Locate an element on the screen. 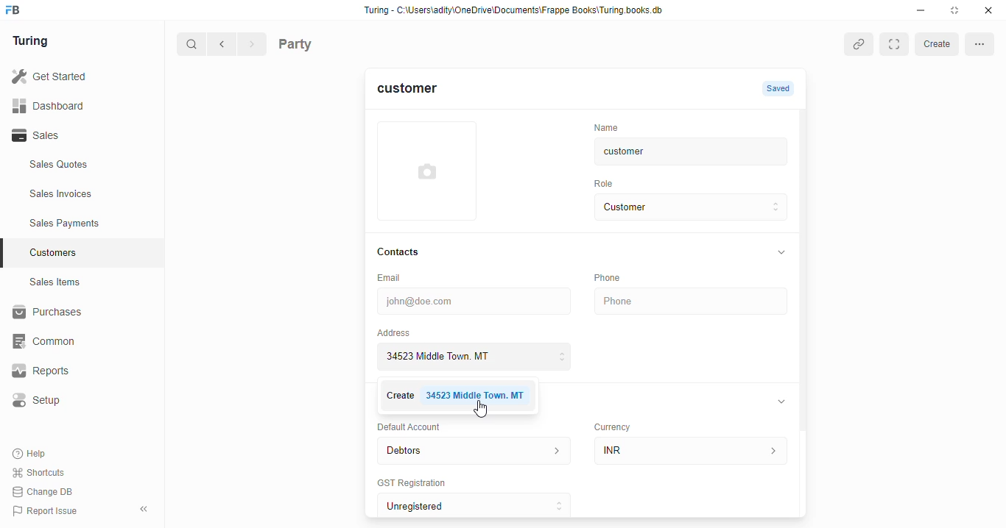  Dashboard is located at coordinates (70, 105).